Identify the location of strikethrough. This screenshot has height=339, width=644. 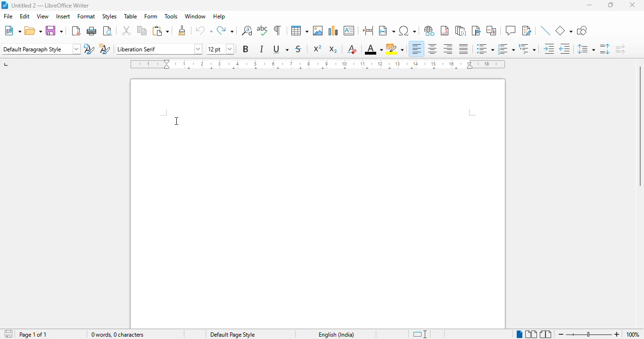
(298, 49).